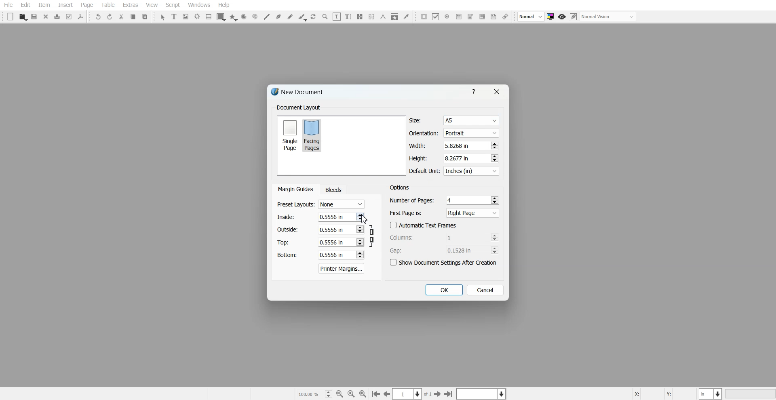  I want to click on Number of Pages, so click(444, 200).